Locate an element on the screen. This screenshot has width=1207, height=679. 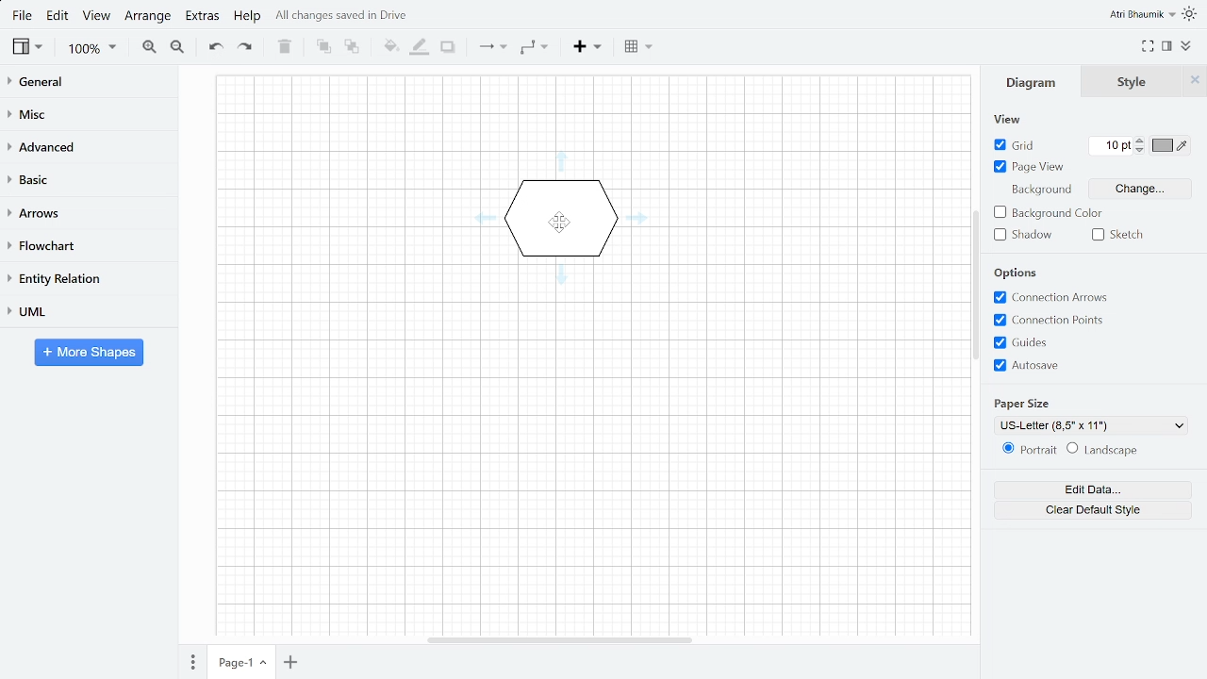
Fill colour is located at coordinates (390, 47).